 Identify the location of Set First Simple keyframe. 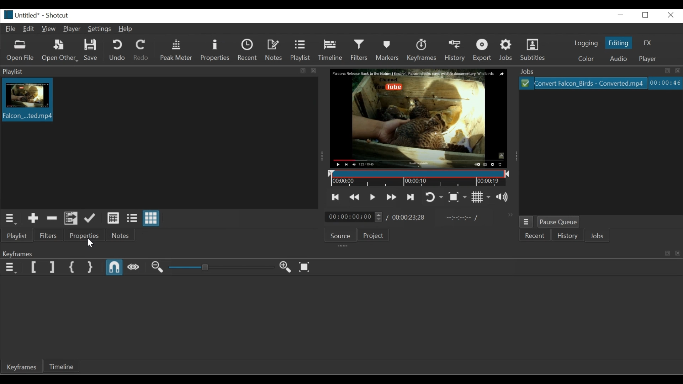
(71, 267).